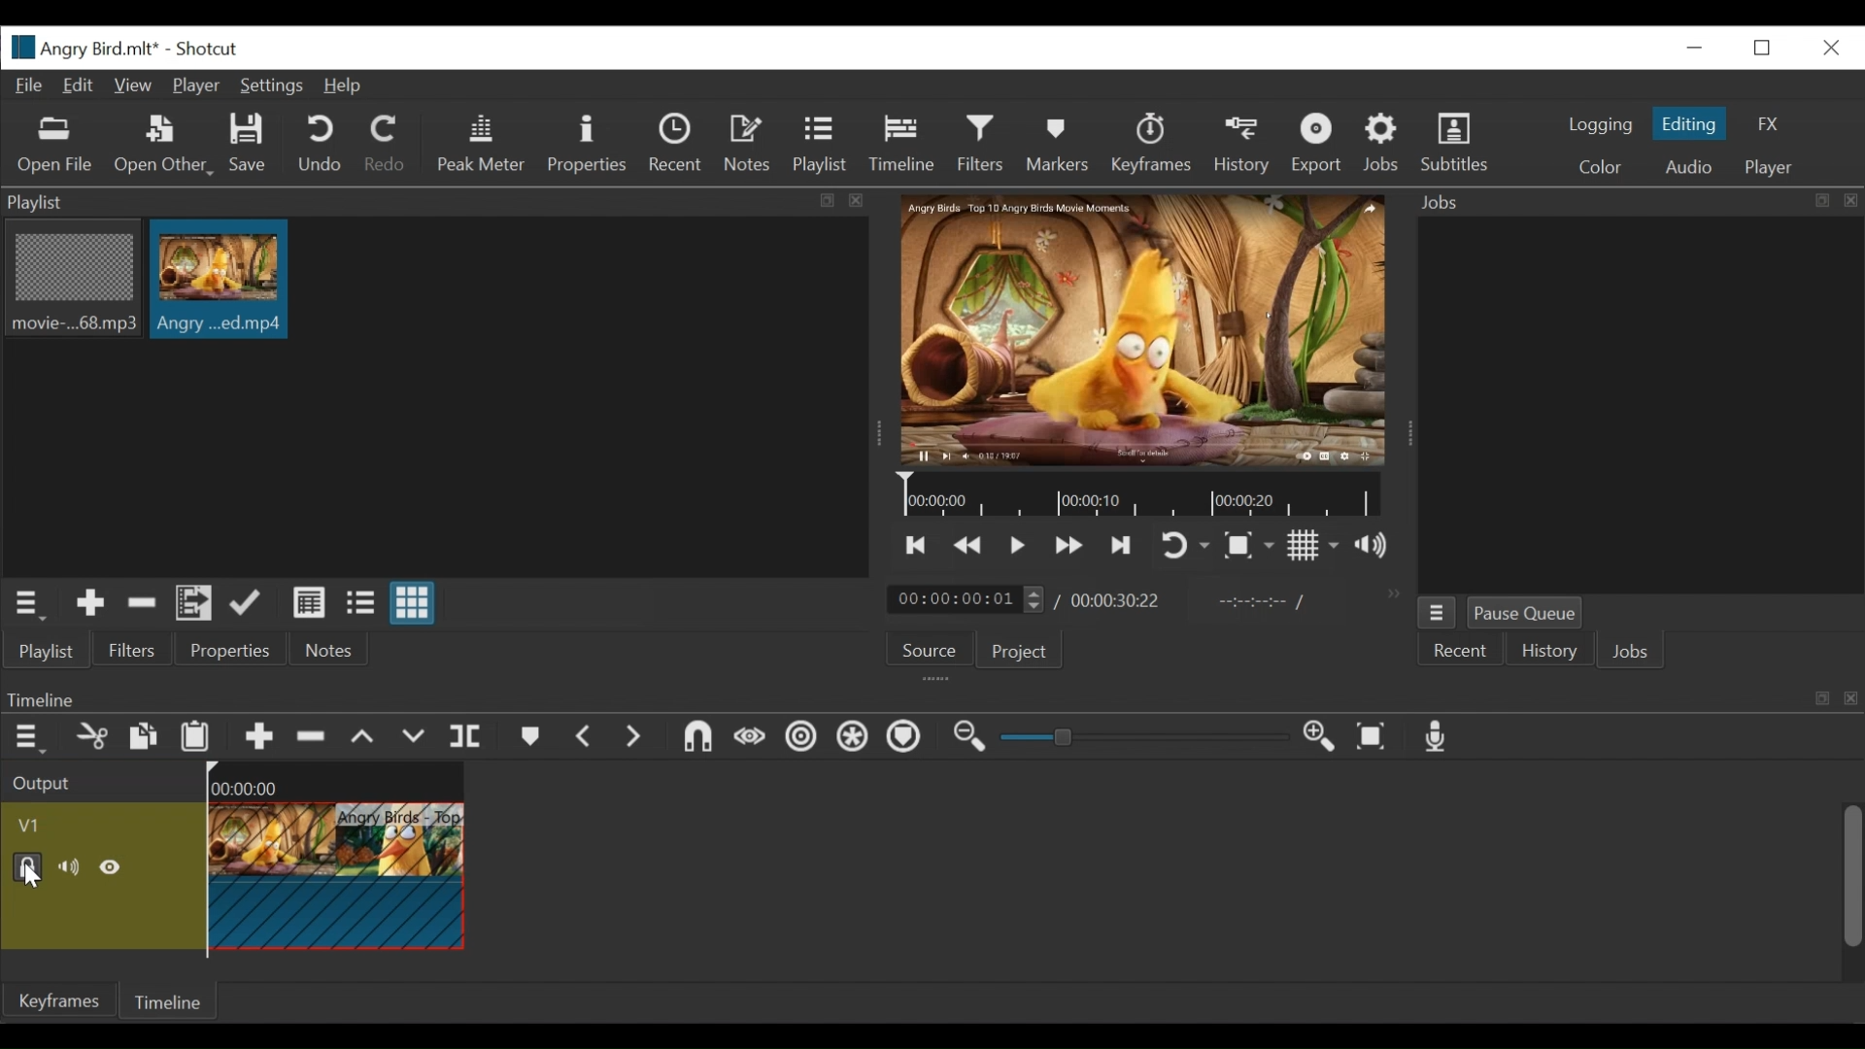  I want to click on Peak Meter, so click(482, 144).